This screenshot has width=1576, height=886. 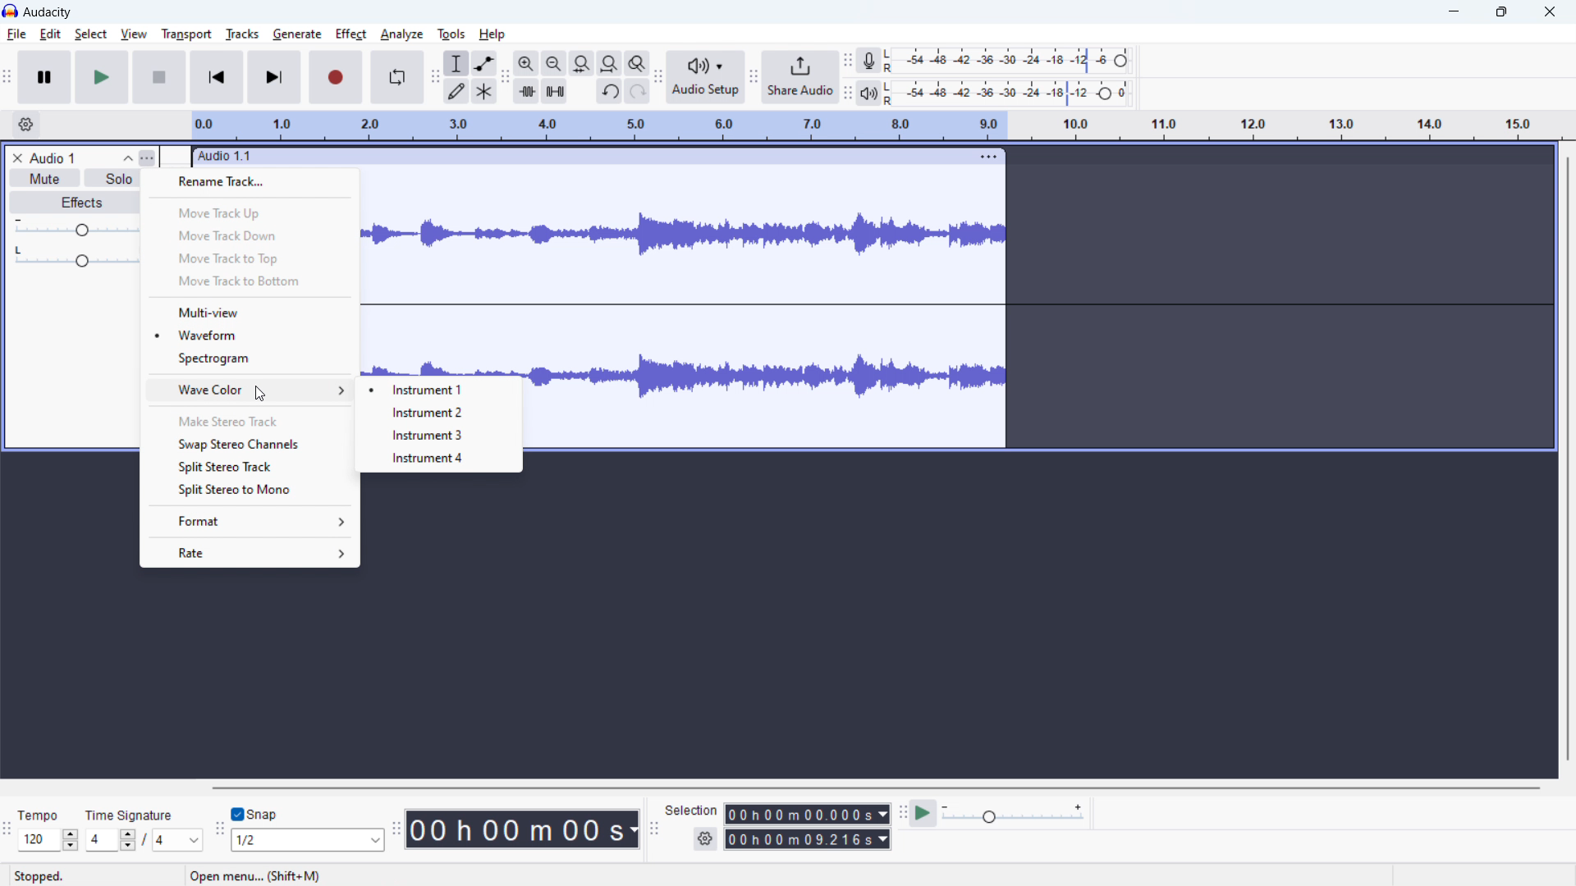 I want to click on play at speed toolbar, so click(x=901, y=813).